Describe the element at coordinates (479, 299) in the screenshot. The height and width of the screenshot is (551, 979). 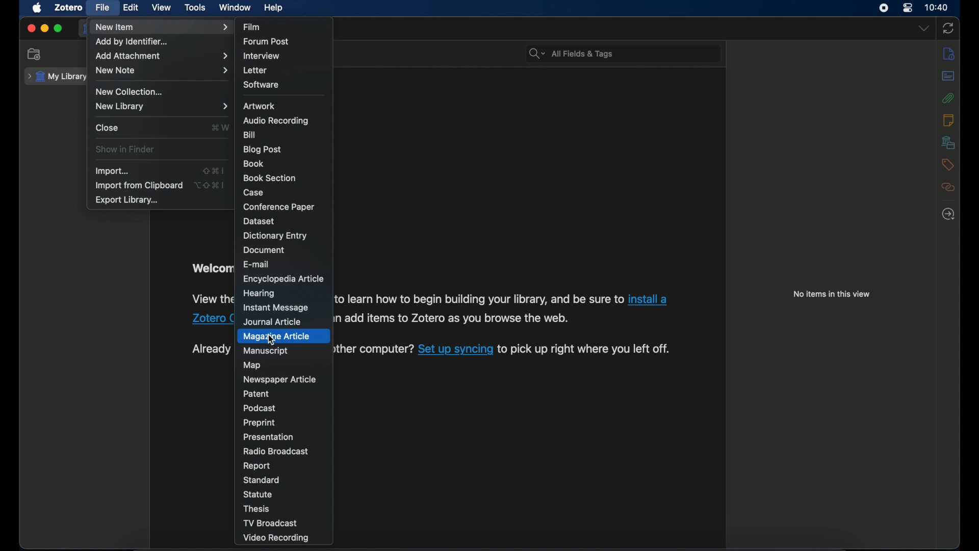
I see `to learn how to begin building your library, and be sure to` at that location.